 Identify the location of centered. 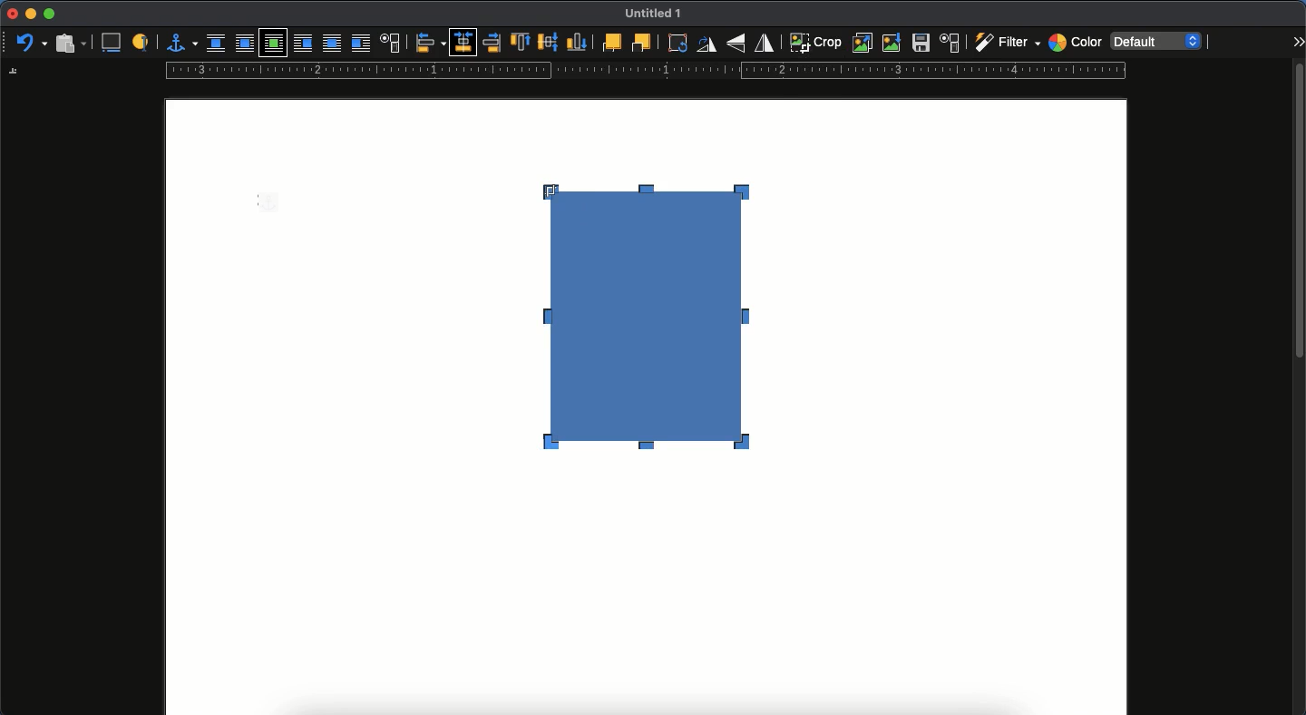
(464, 43).